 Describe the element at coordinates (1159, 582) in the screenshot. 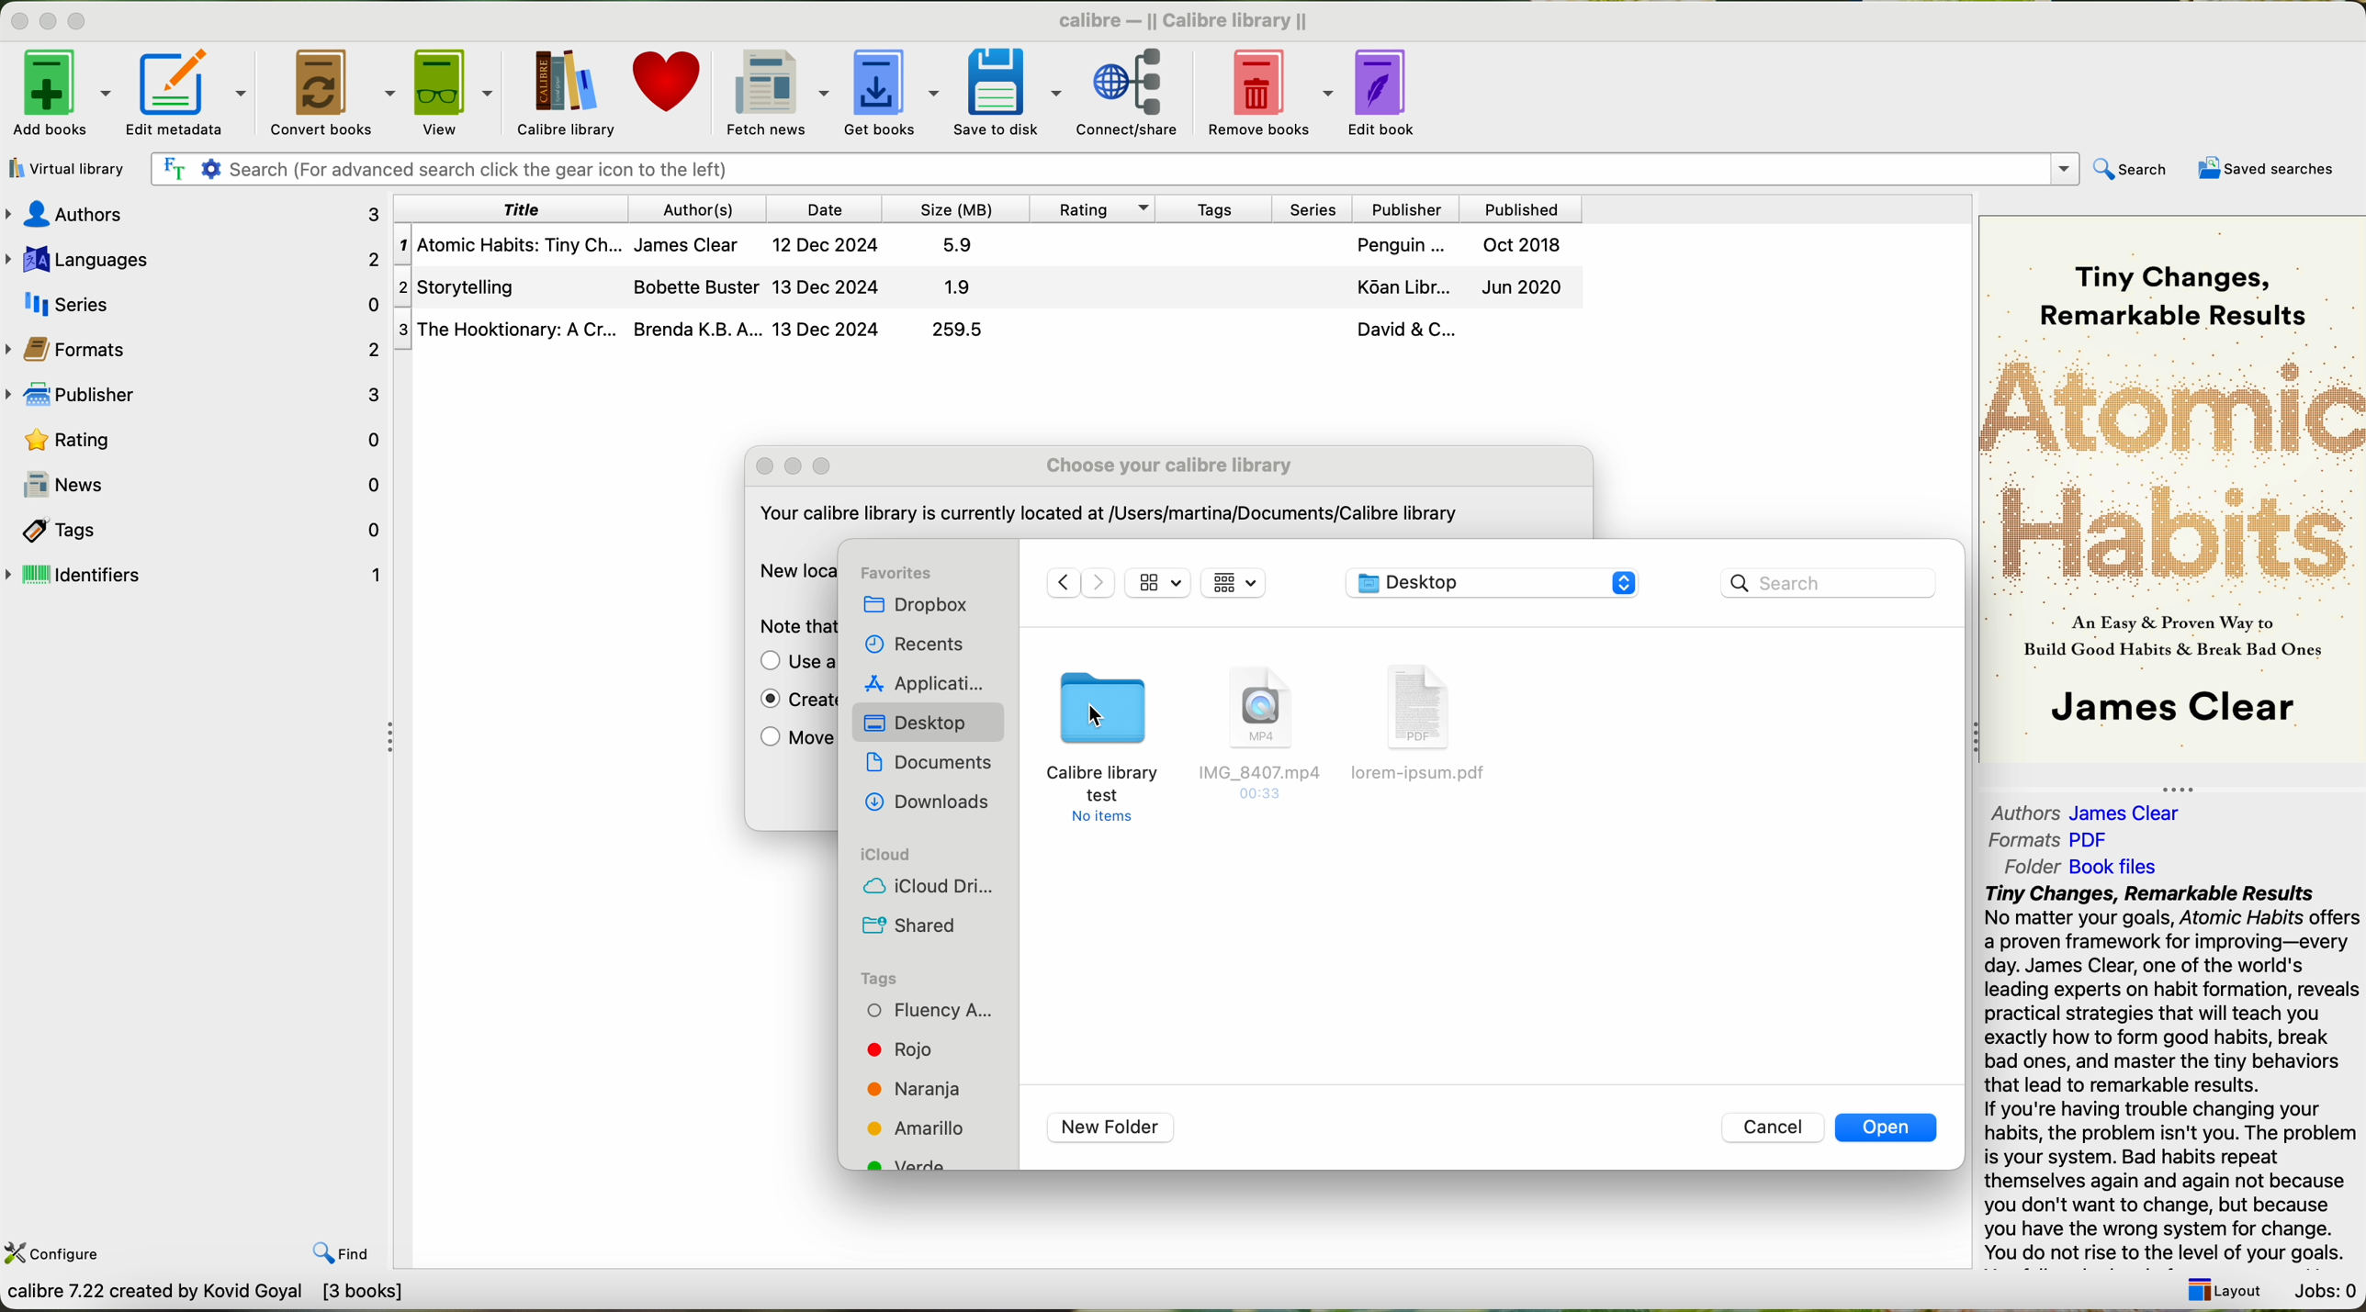

I see `icon` at that location.